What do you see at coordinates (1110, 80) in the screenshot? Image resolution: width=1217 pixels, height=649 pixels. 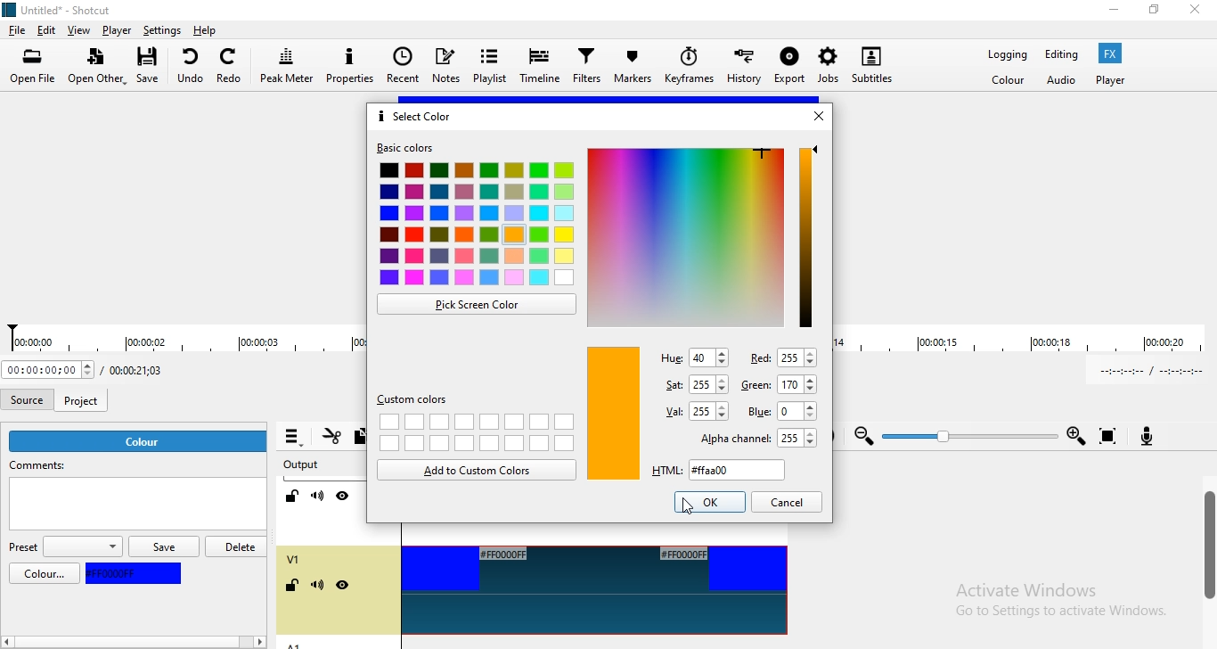 I see `player` at bounding box center [1110, 80].